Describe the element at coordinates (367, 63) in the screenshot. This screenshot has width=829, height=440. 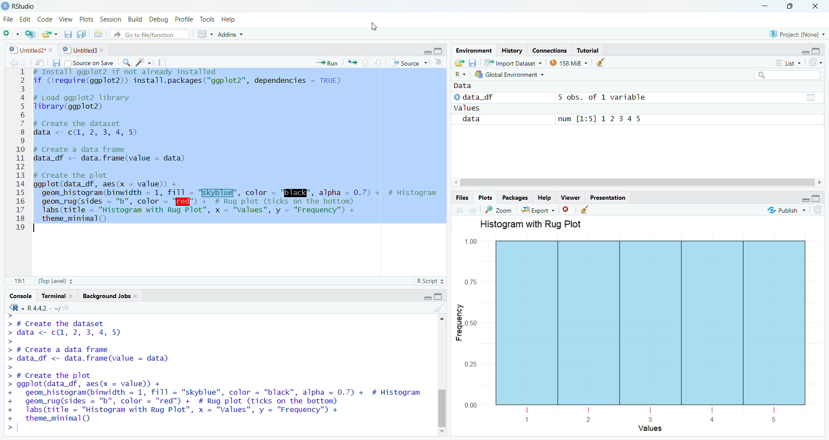
I see `up` at that location.